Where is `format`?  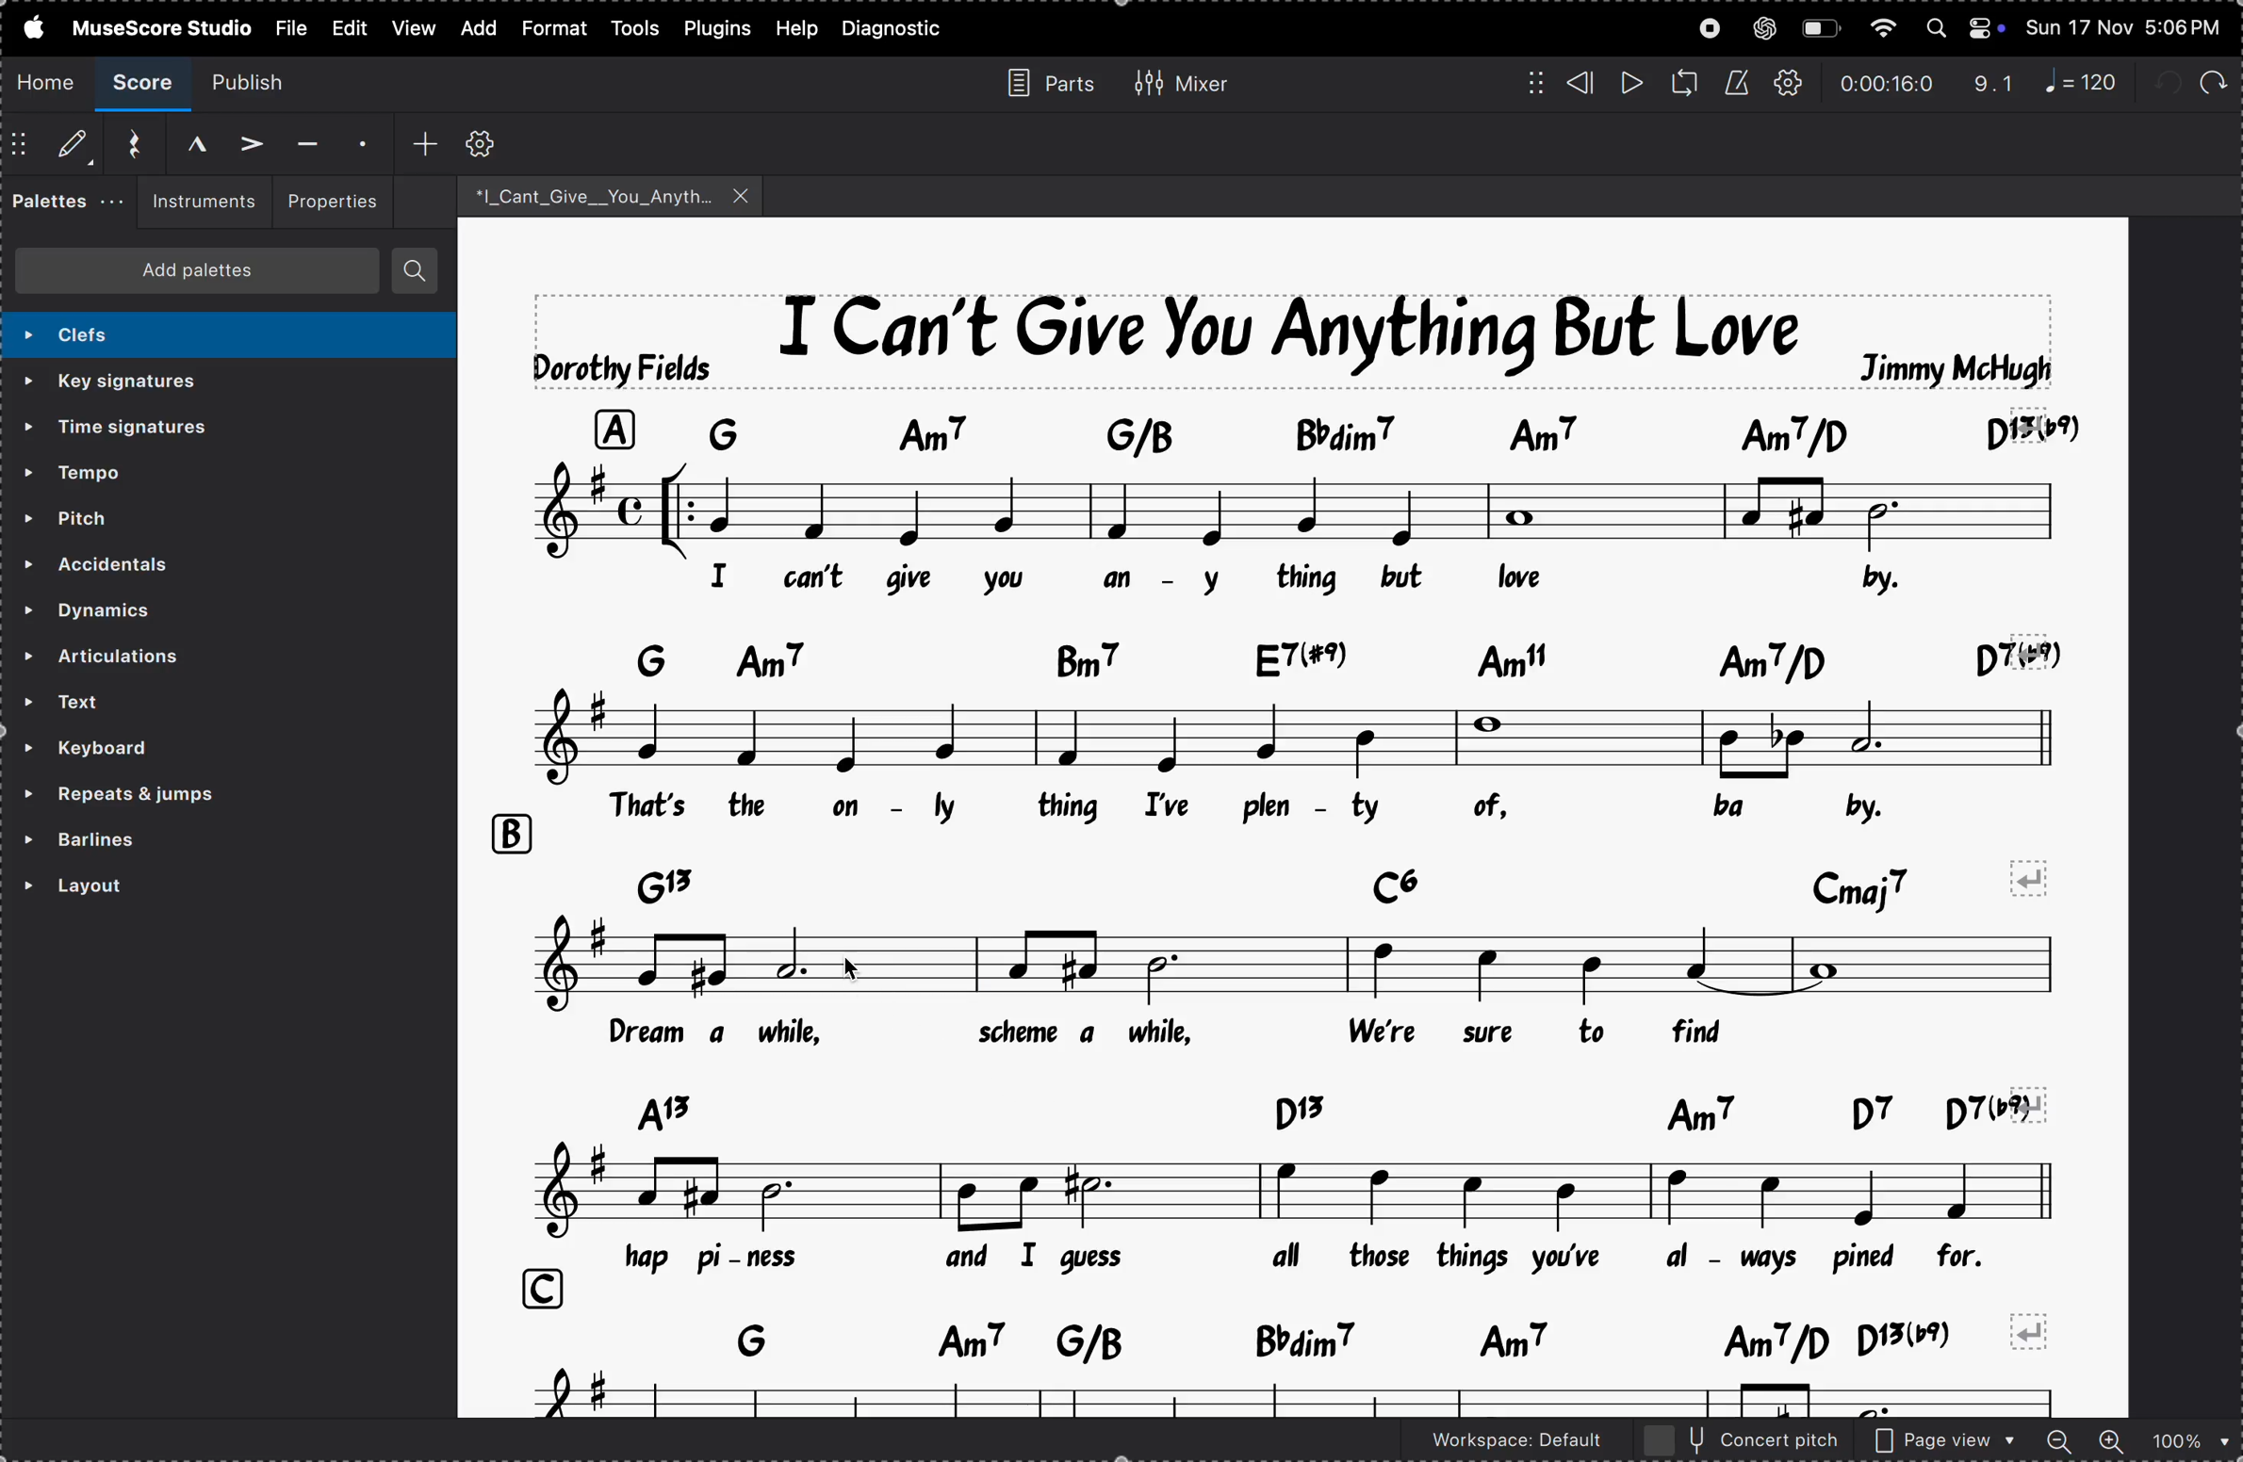 format is located at coordinates (551, 29).